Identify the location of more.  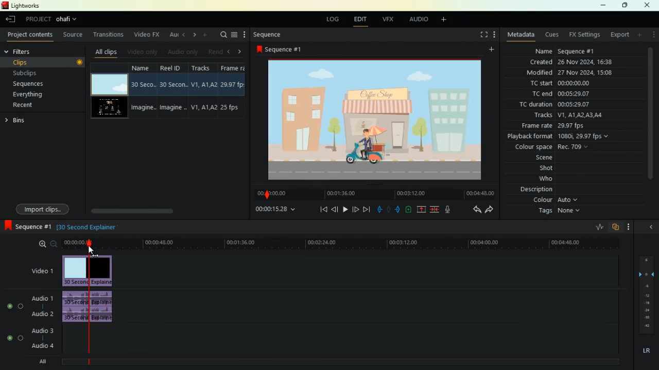
(245, 34).